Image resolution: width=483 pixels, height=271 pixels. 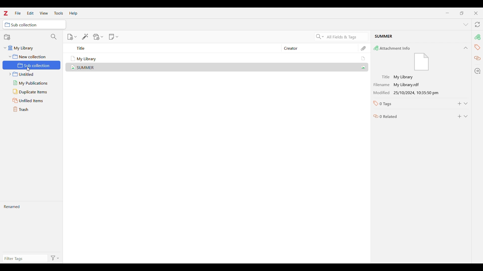 I want to click on Modification 25/10/2024 10:35:50 pm, so click(x=412, y=93).